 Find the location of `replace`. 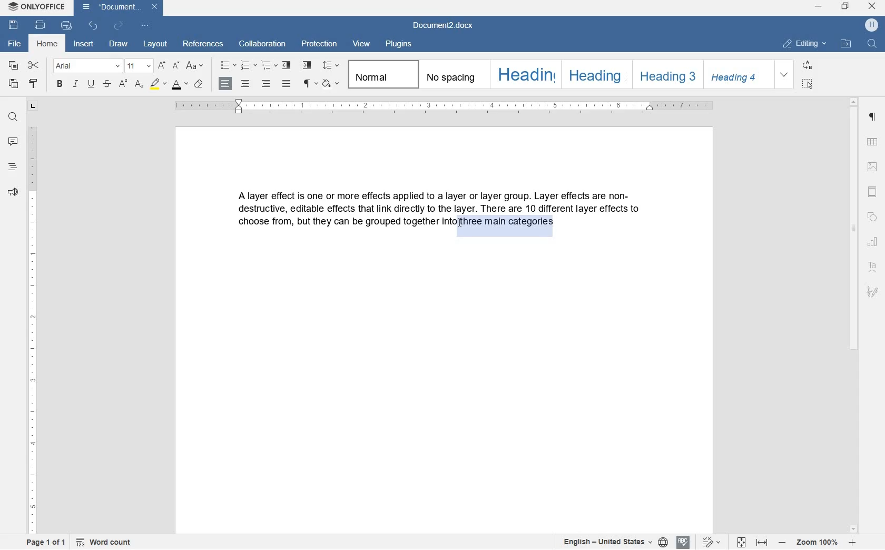

replace is located at coordinates (808, 66).